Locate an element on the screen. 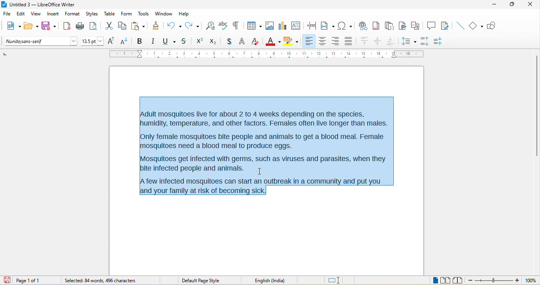 The width and height of the screenshot is (540, 285). toggle formatting marks is located at coordinates (236, 26).